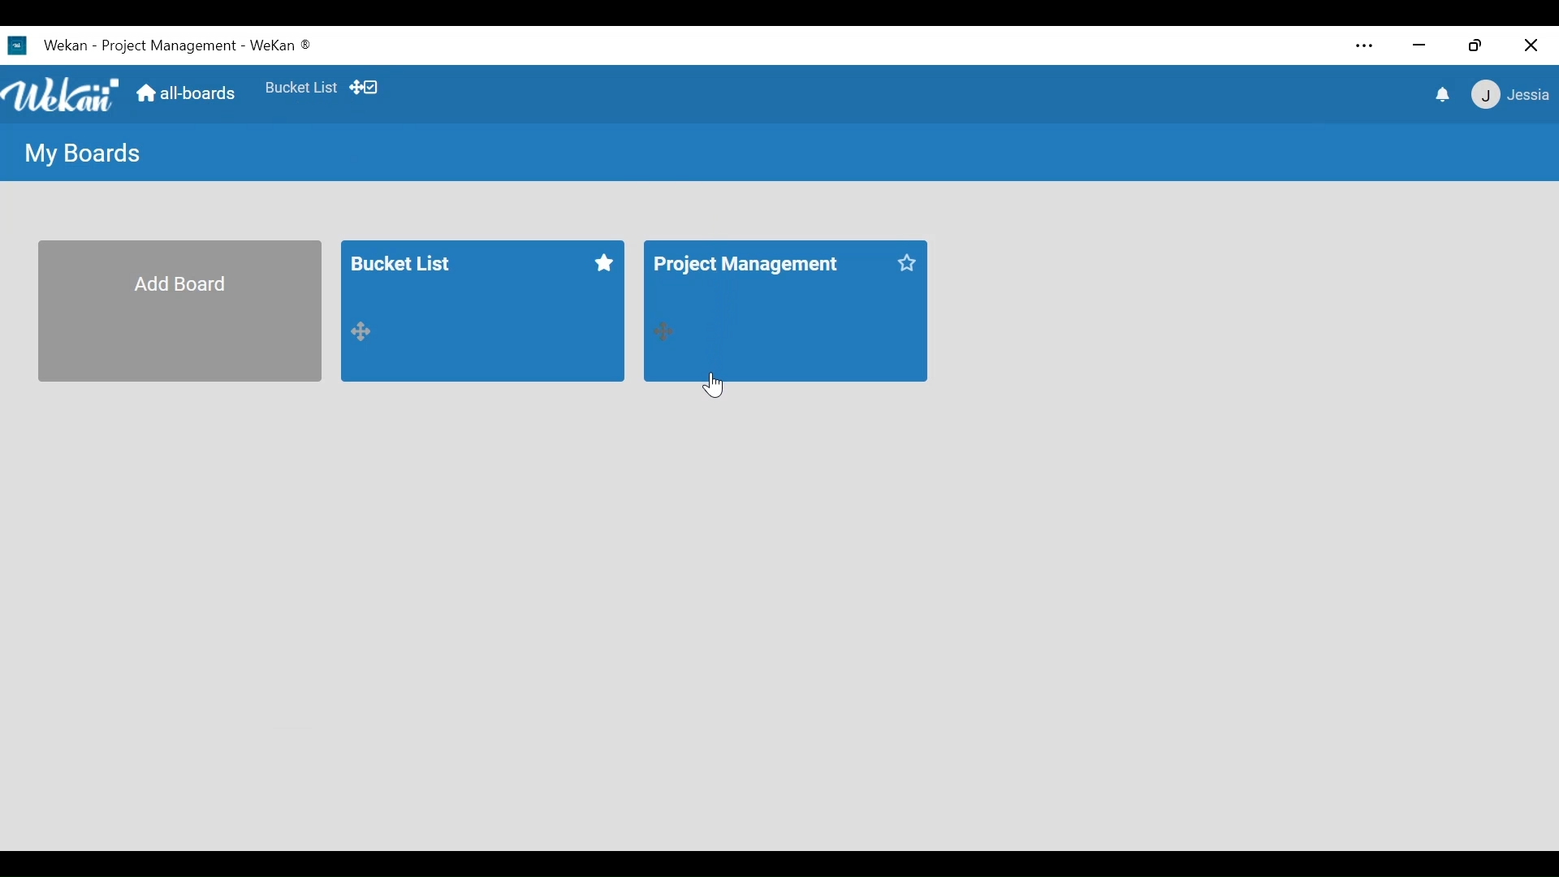 Image resolution: width=1559 pixels, height=877 pixels. I want to click on Wekan Desktop icon, so click(47, 47).